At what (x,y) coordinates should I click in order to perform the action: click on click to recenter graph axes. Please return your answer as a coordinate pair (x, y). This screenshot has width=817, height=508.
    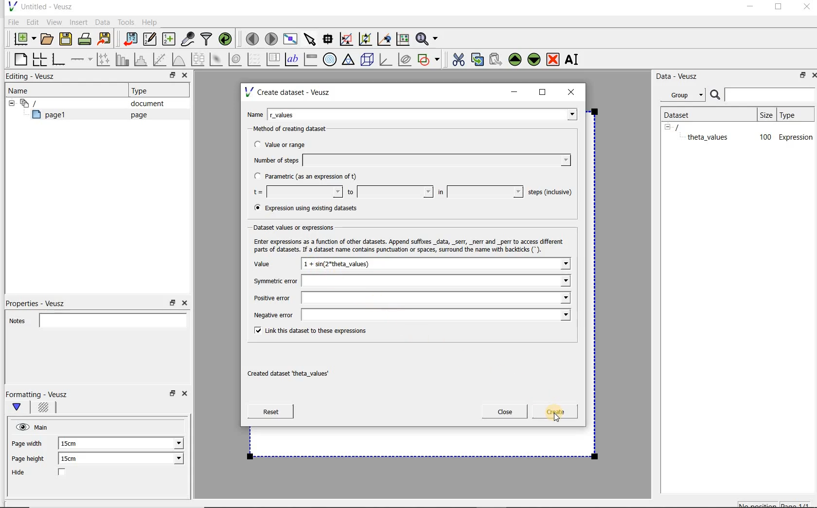
    Looking at the image, I should click on (385, 39).